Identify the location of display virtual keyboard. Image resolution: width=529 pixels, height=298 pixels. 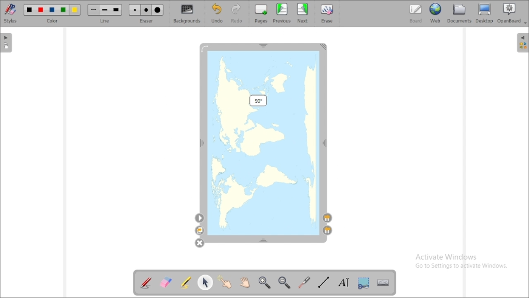
(383, 282).